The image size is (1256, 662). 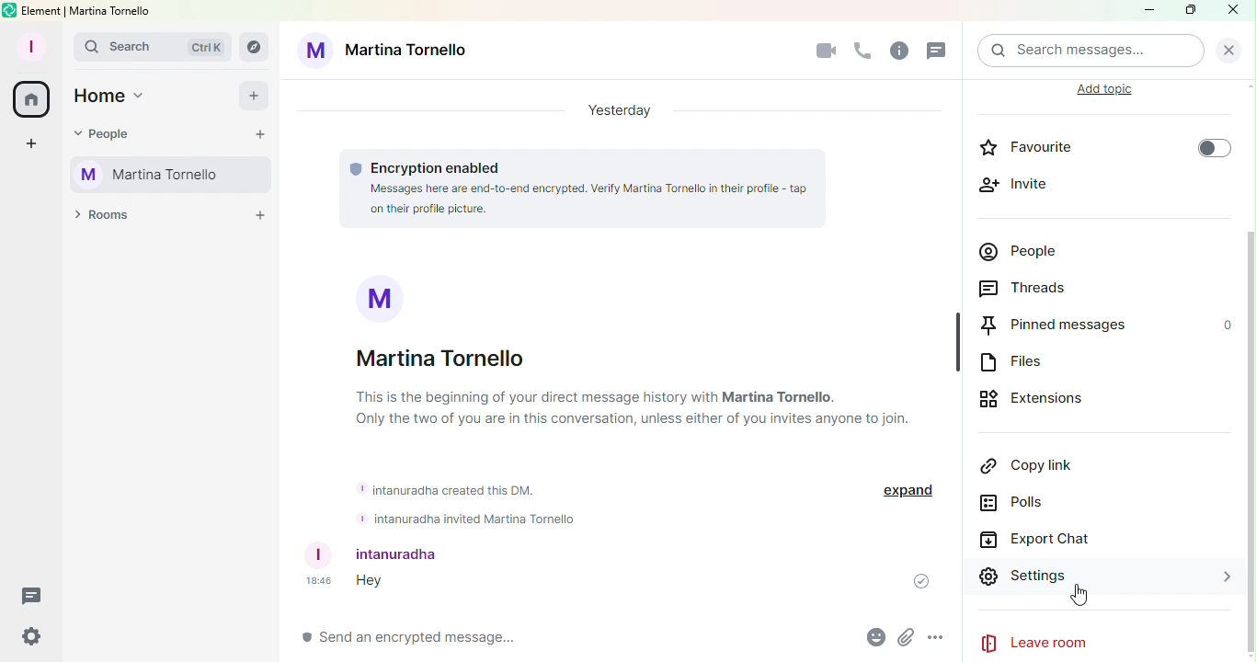 What do you see at coordinates (317, 581) in the screenshot?
I see `18:46` at bounding box center [317, 581].